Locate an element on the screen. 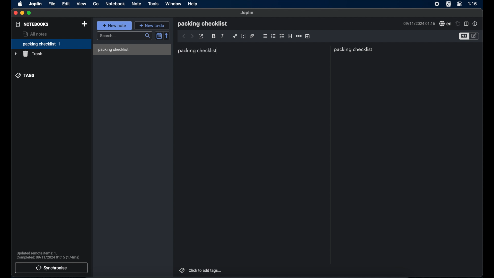 Image resolution: width=494 pixels, height=278 pixels. note is located at coordinates (137, 4).